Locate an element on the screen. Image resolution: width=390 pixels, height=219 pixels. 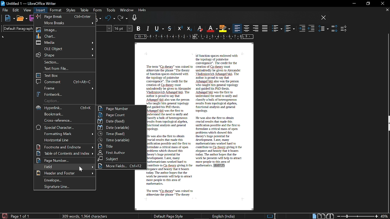
Media is located at coordinates (66, 43).